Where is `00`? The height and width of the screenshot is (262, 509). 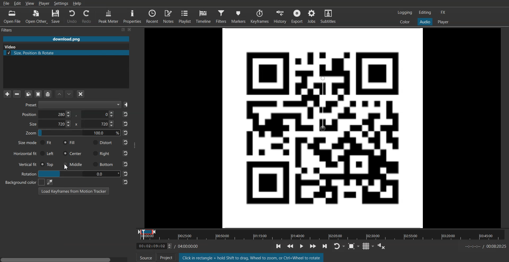
00 is located at coordinates (78, 173).